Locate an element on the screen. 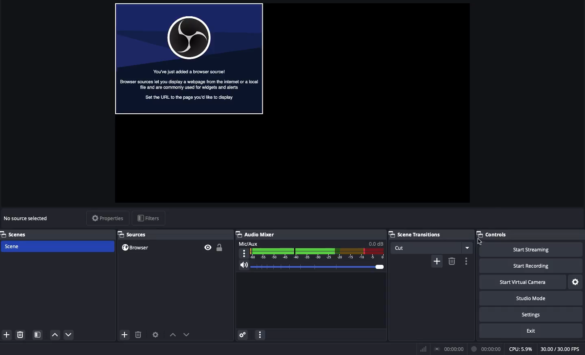 This screenshot has width=585, height=355. Move down is located at coordinates (70, 334).